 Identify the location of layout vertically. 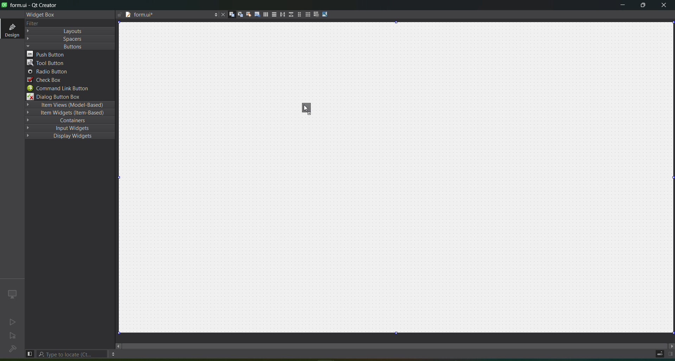
(273, 15).